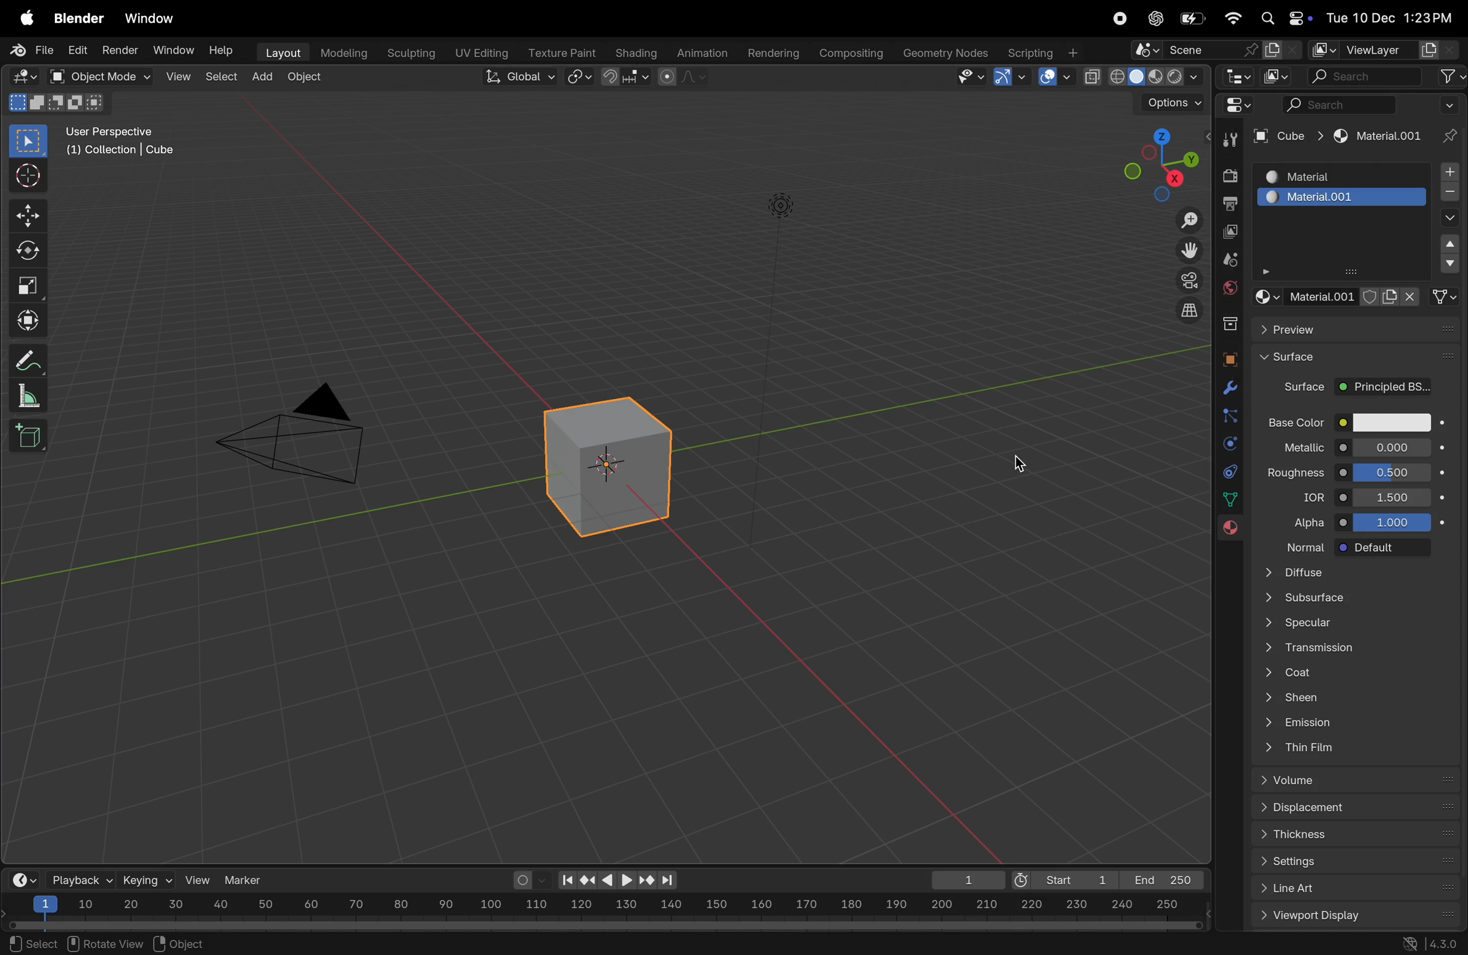  I want to click on alpha, so click(1303, 519).